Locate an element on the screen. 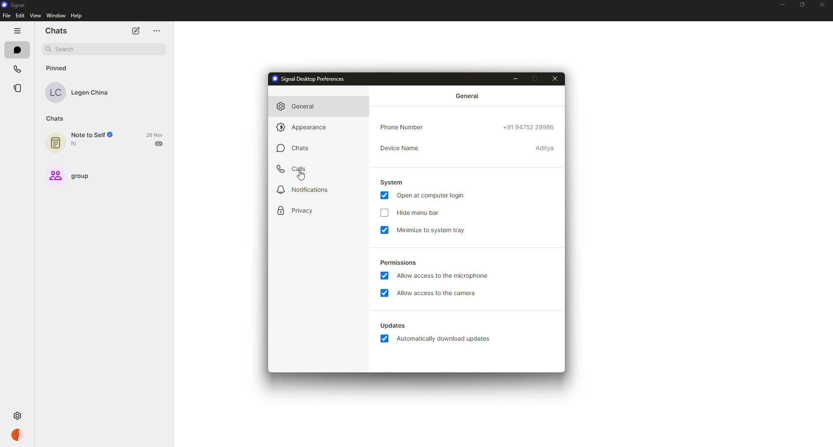  close is located at coordinates (823, 5).